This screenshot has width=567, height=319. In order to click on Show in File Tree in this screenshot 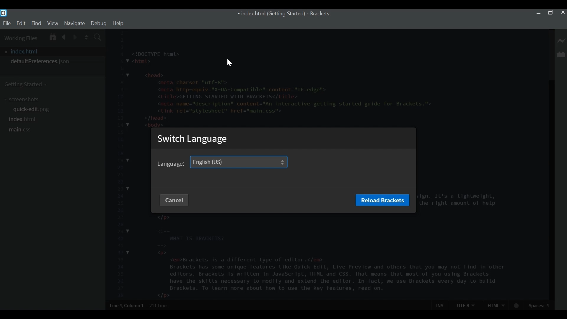, I will do `click(52, 36)`.